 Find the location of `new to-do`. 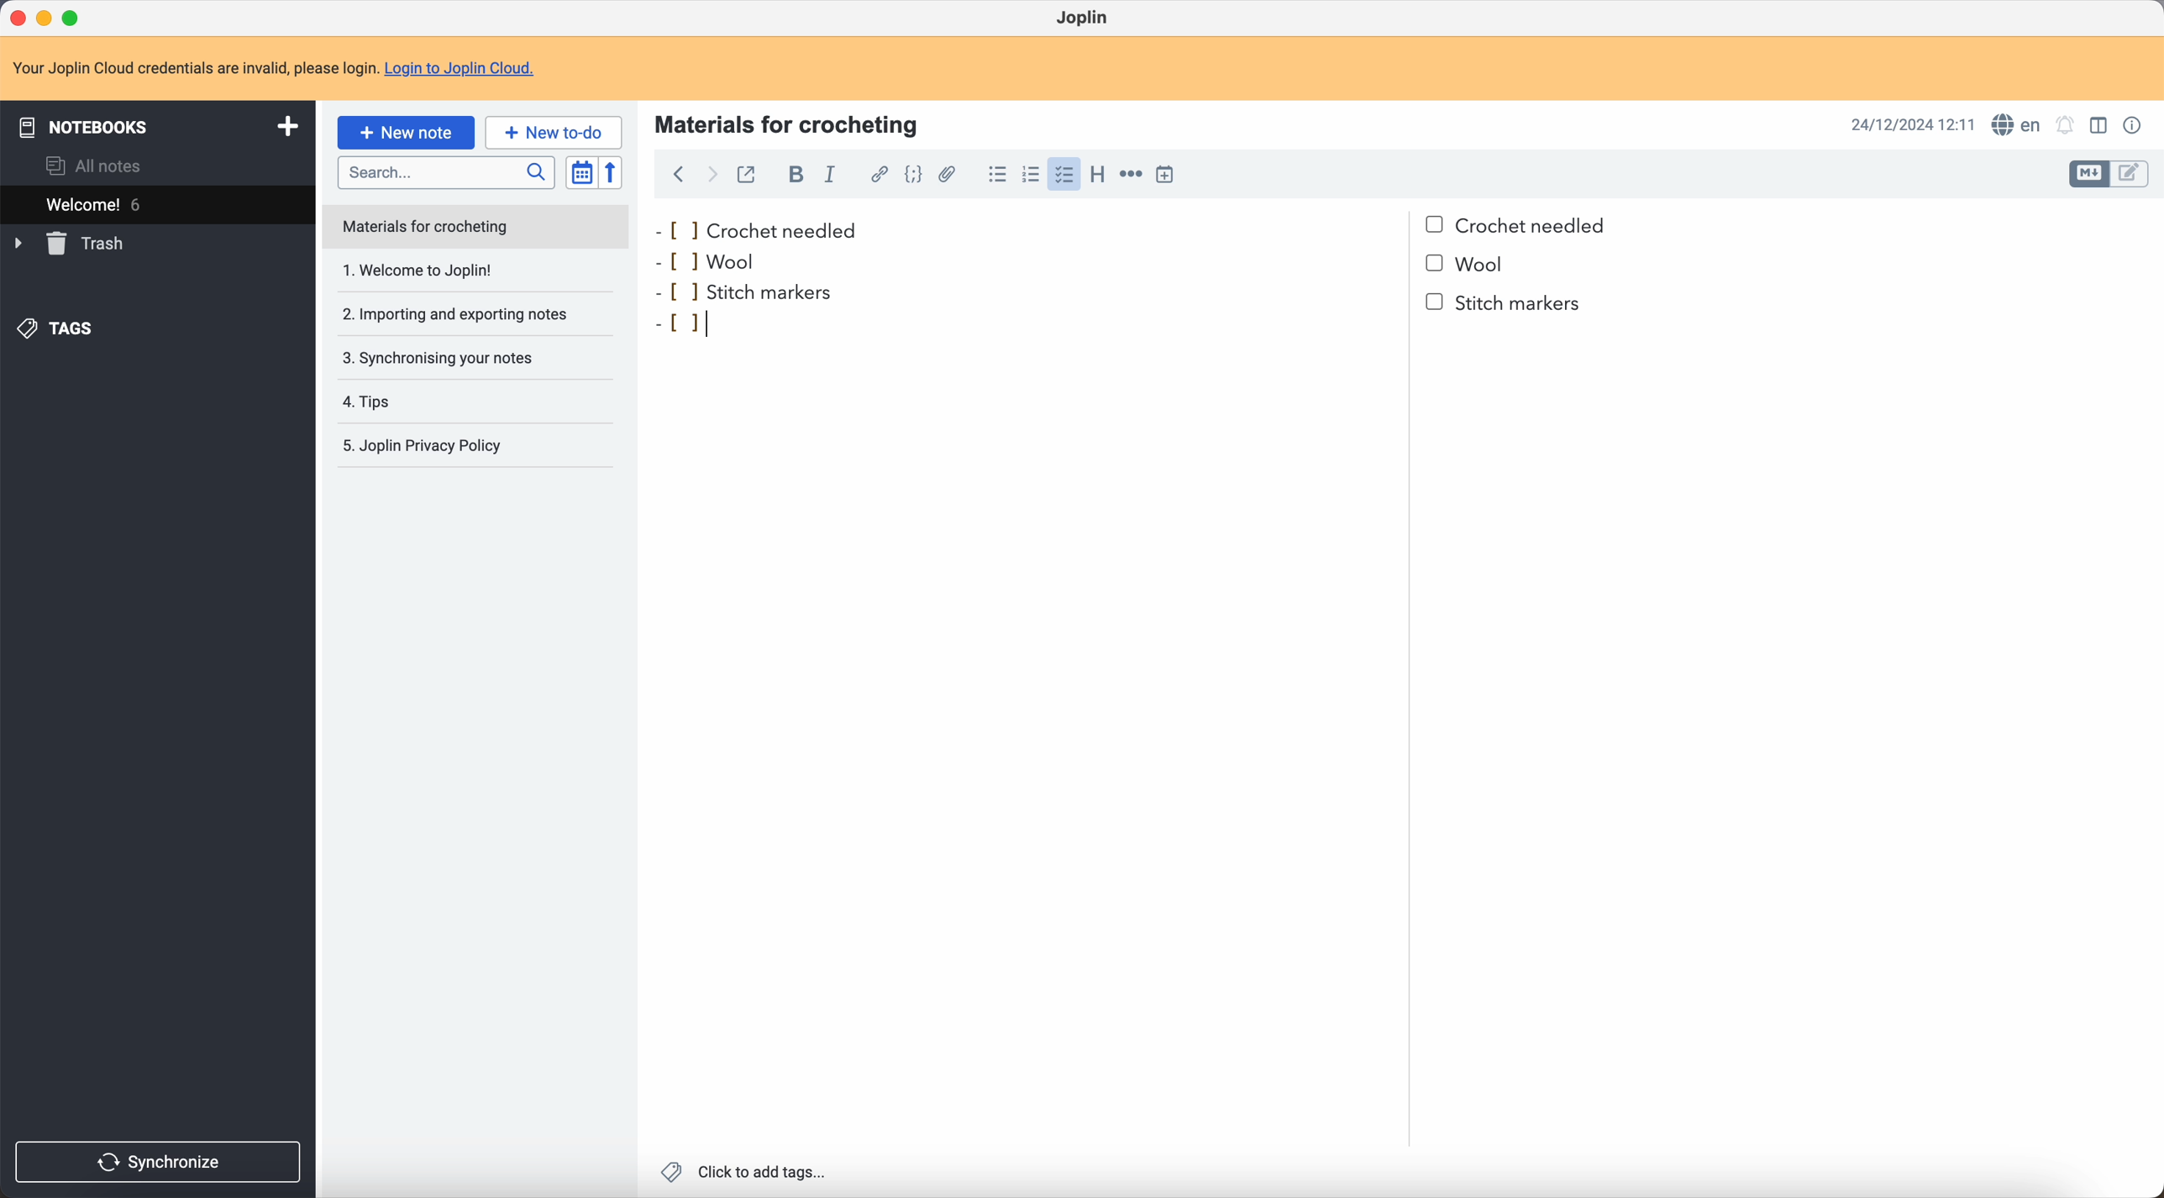

new to-do is located at coordinates (554, 131).